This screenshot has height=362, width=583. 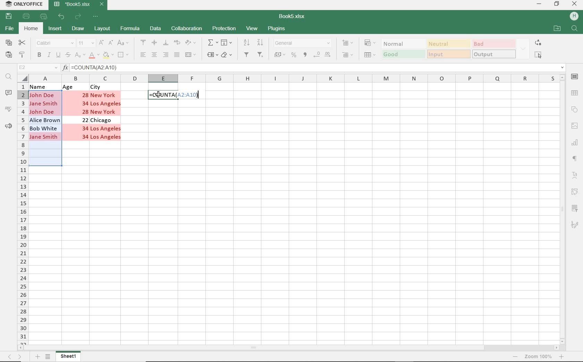 I want to click on BORDERS, so click(x=124, y=55).